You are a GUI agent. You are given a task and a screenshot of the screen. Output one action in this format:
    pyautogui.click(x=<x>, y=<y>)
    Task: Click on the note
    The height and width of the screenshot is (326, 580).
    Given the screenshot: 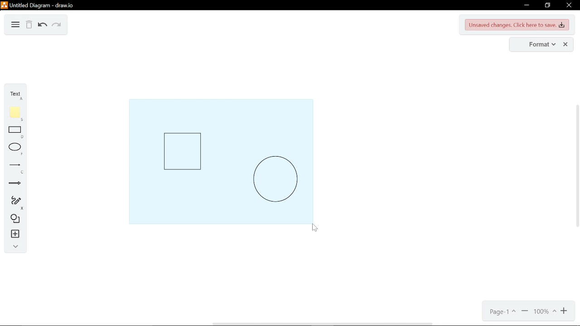 What is the action you would take?
    pyautogui.click(x=15, y=113)
    